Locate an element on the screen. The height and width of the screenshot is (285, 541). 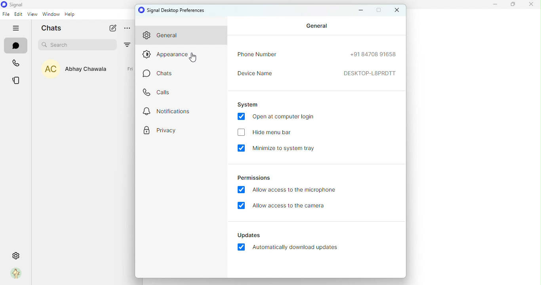
profile is located at coordinates (14, 274).